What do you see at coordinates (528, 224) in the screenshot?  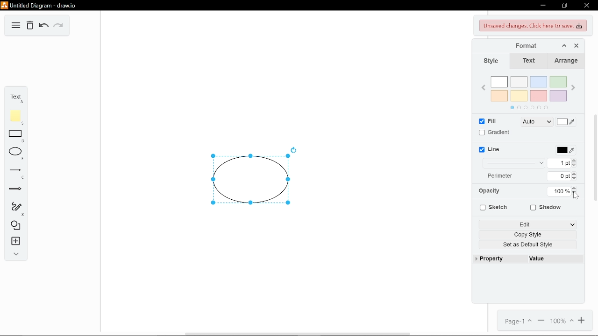 I see `Edit` at bounding box center [528, 224].